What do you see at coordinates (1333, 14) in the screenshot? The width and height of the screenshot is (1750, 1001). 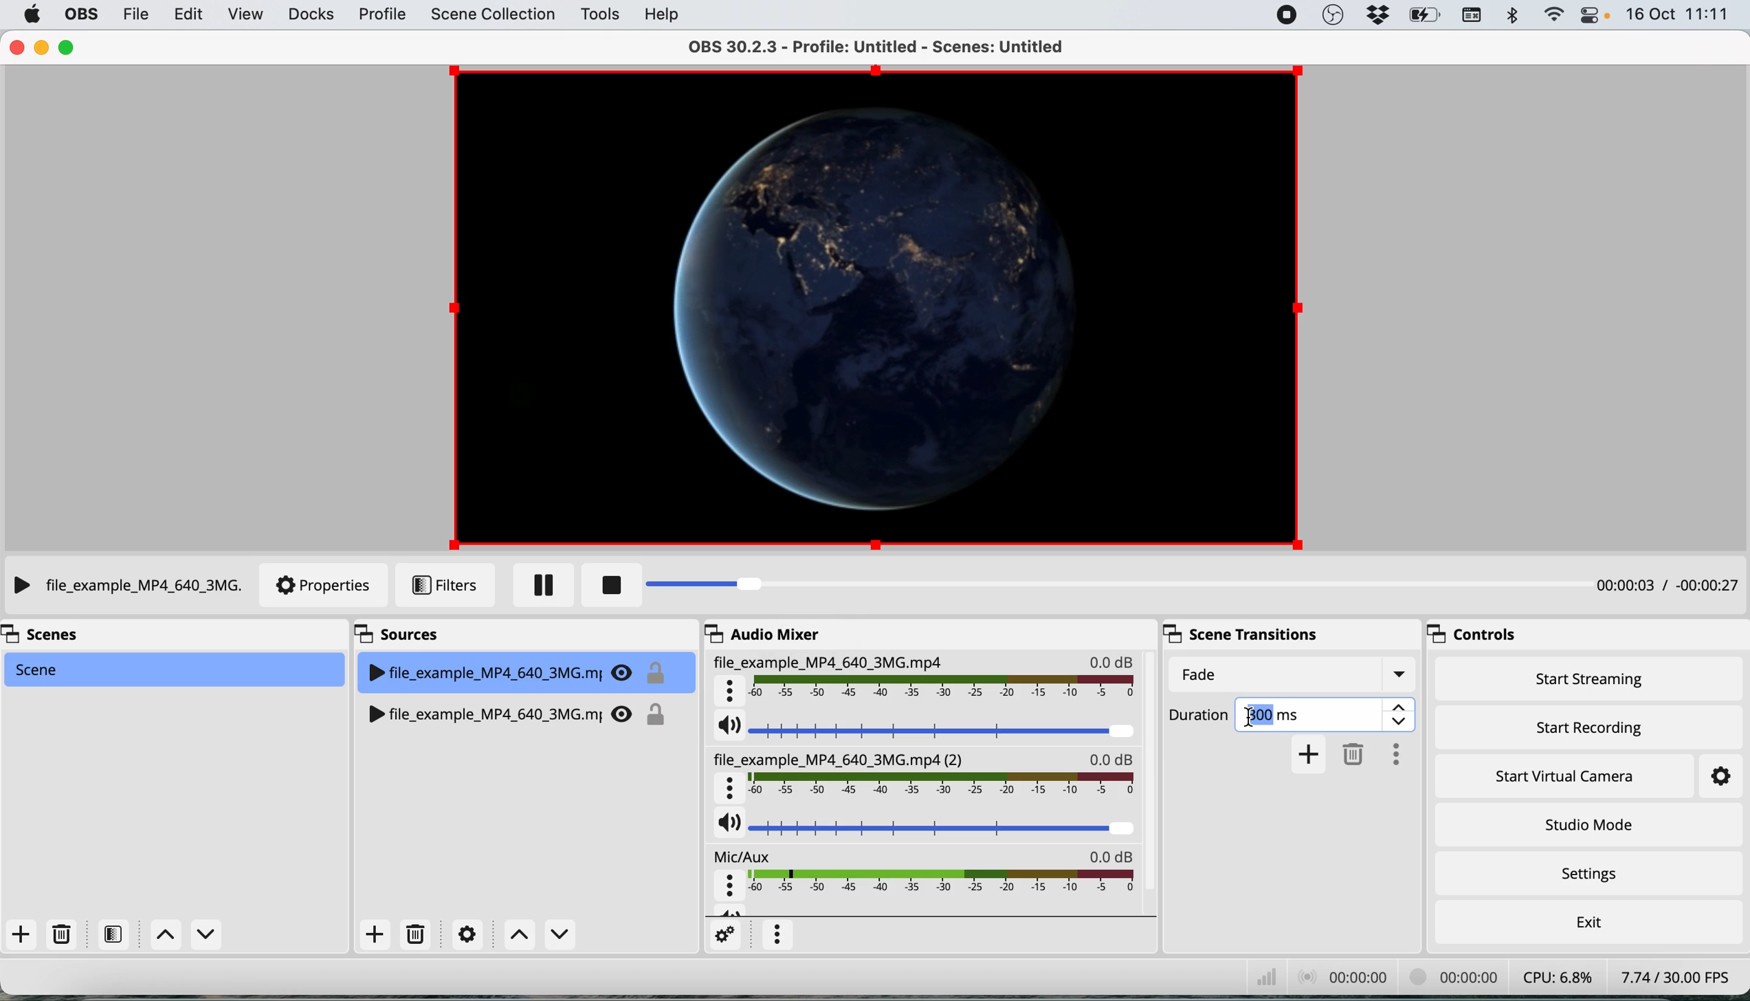 I see `obs studio` at bounding box center [1333, 14].